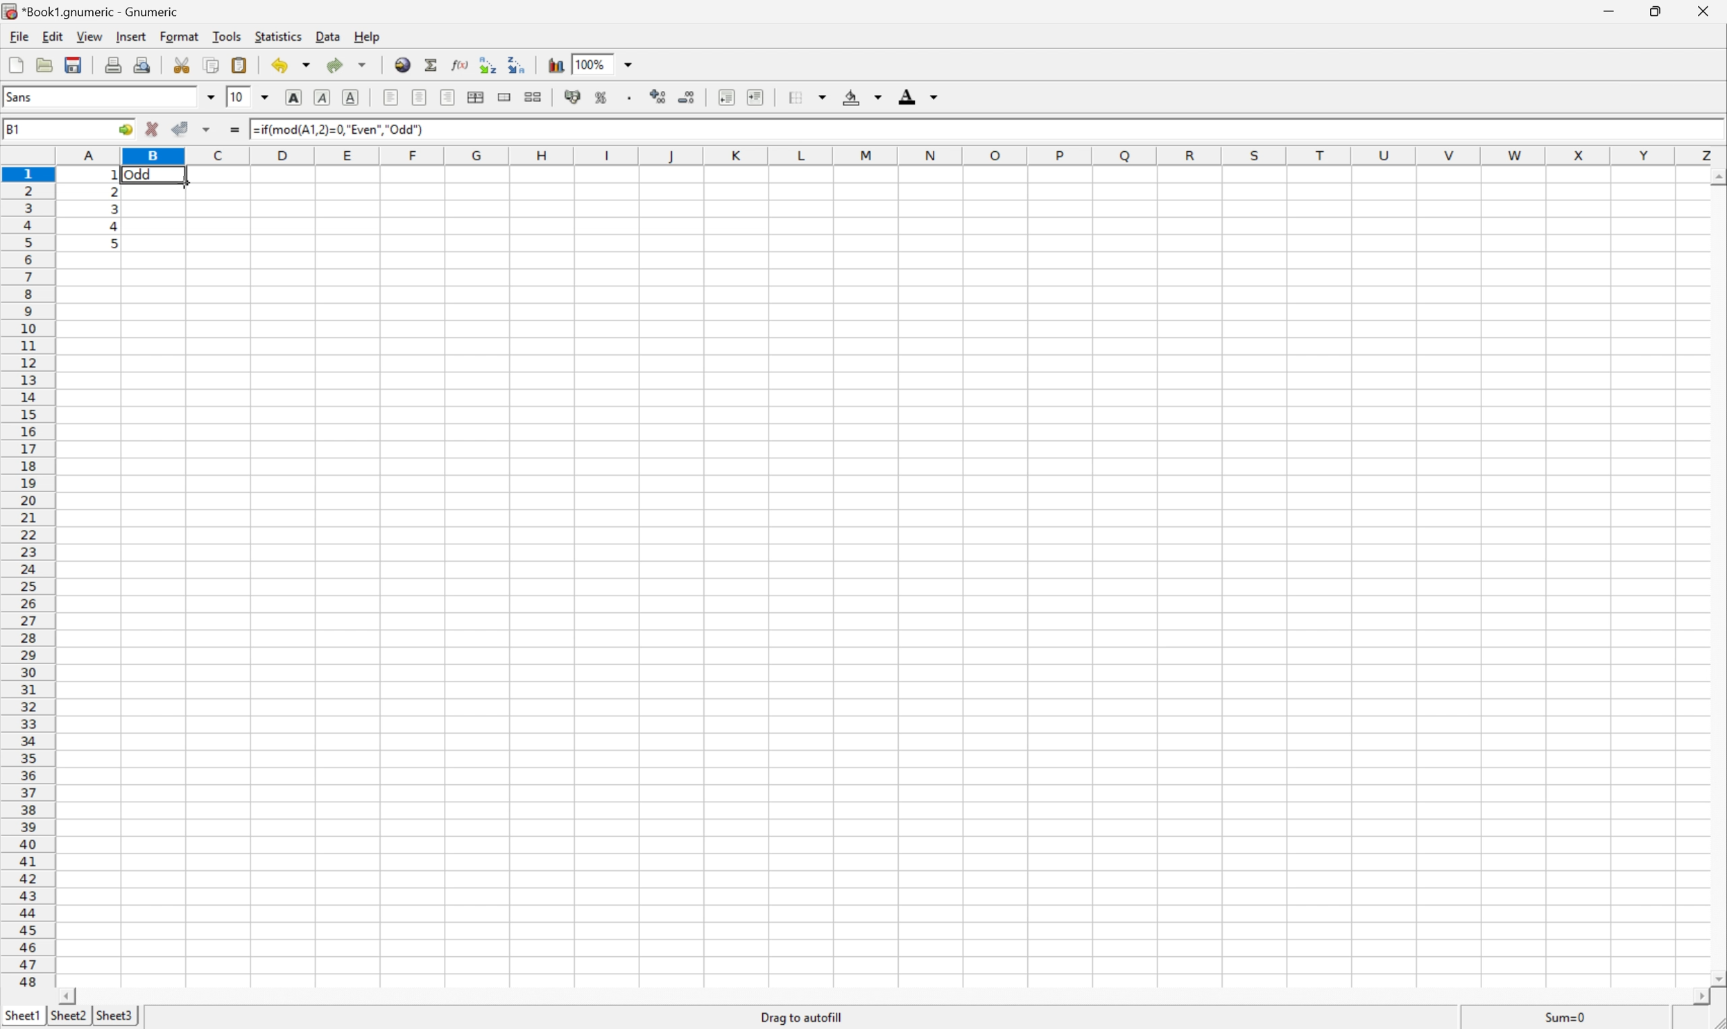 Image resolution: width=1727 pixels, height=1029 pixels. What do you see at coordinates (180, 63) in the screenshot?
I see `Cut selection` at bounding box center [180, 63].